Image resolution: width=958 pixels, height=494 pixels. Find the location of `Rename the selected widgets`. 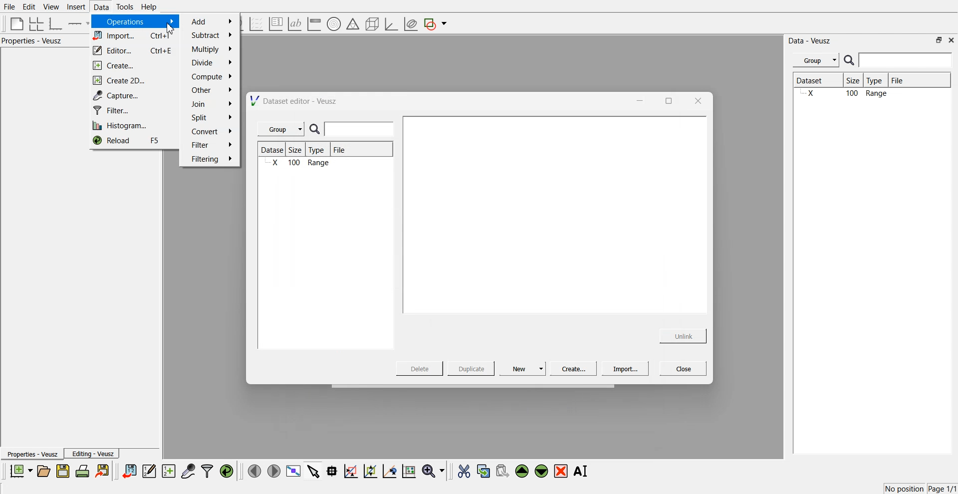

Rename the selected widgets is located at coordinates (583, 471).